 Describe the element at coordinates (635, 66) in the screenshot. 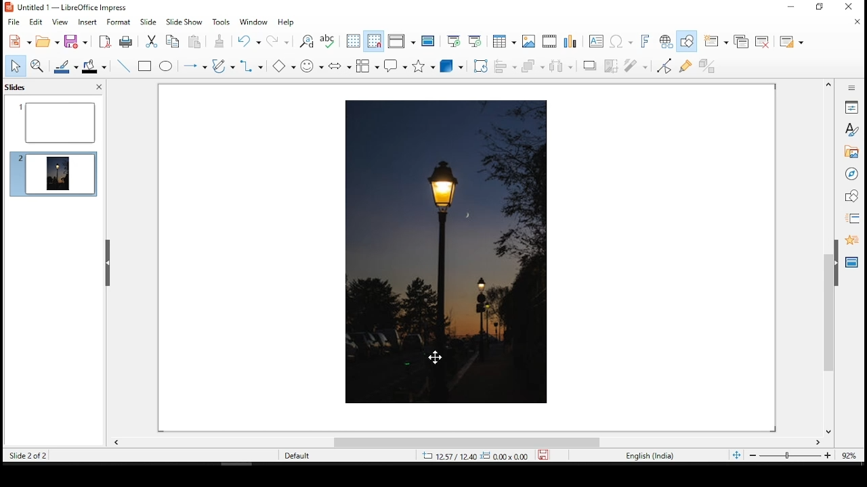

I see `filter` at that location.